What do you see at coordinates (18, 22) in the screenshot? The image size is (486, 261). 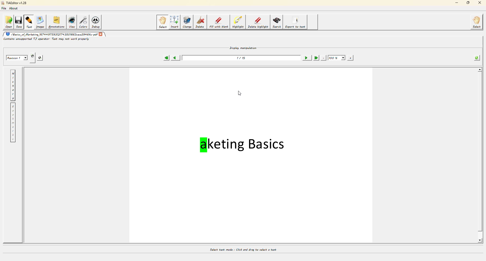 I see `save` at bounding box center [18, 22].